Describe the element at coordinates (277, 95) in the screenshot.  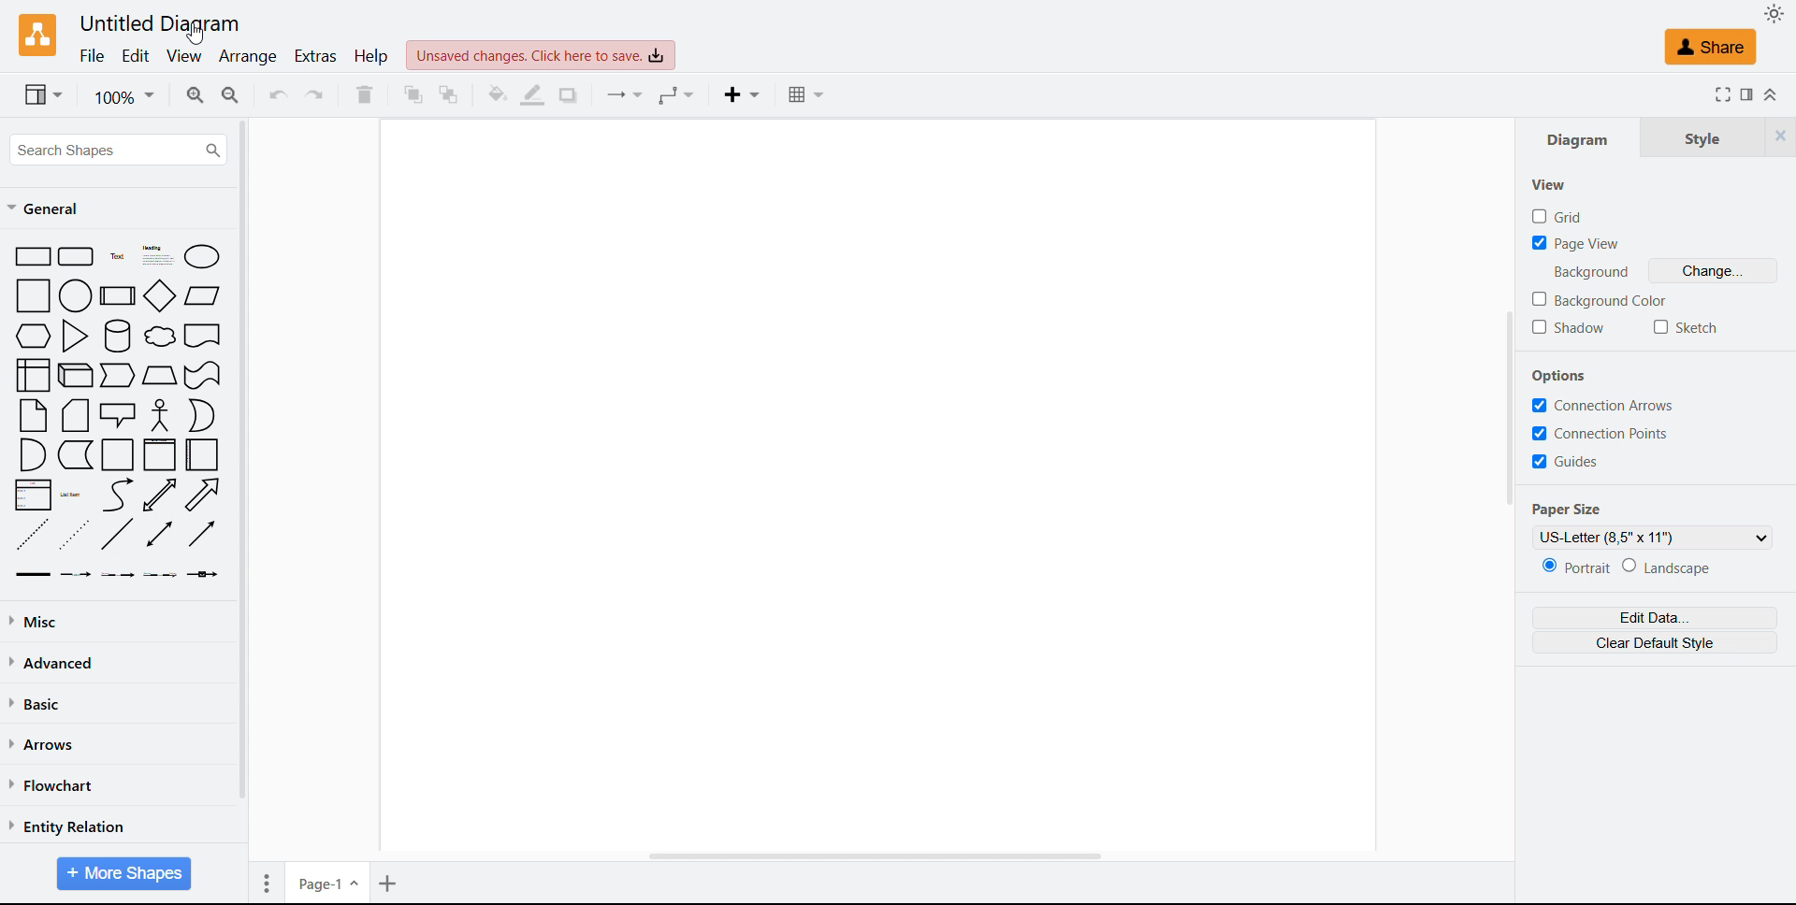
I see `Undo ` at that location.